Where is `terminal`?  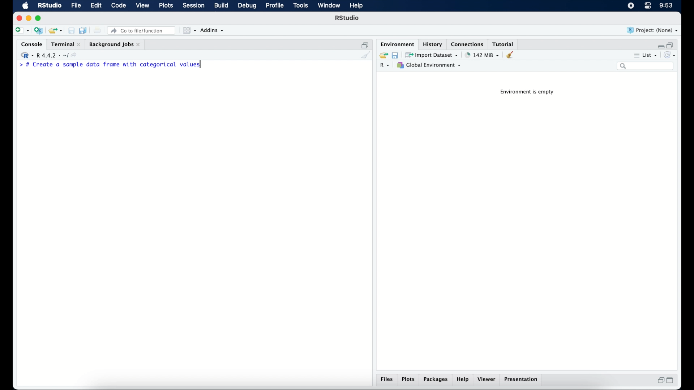 terminal is located at coordinates (65, 43).